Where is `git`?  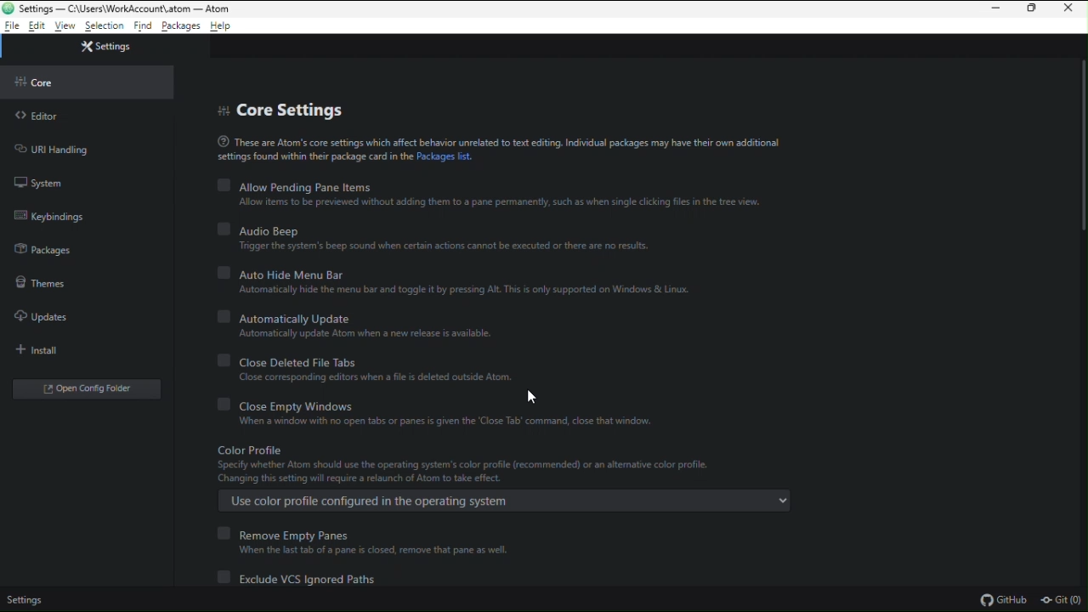 git is located at coordinates (1062, 601).